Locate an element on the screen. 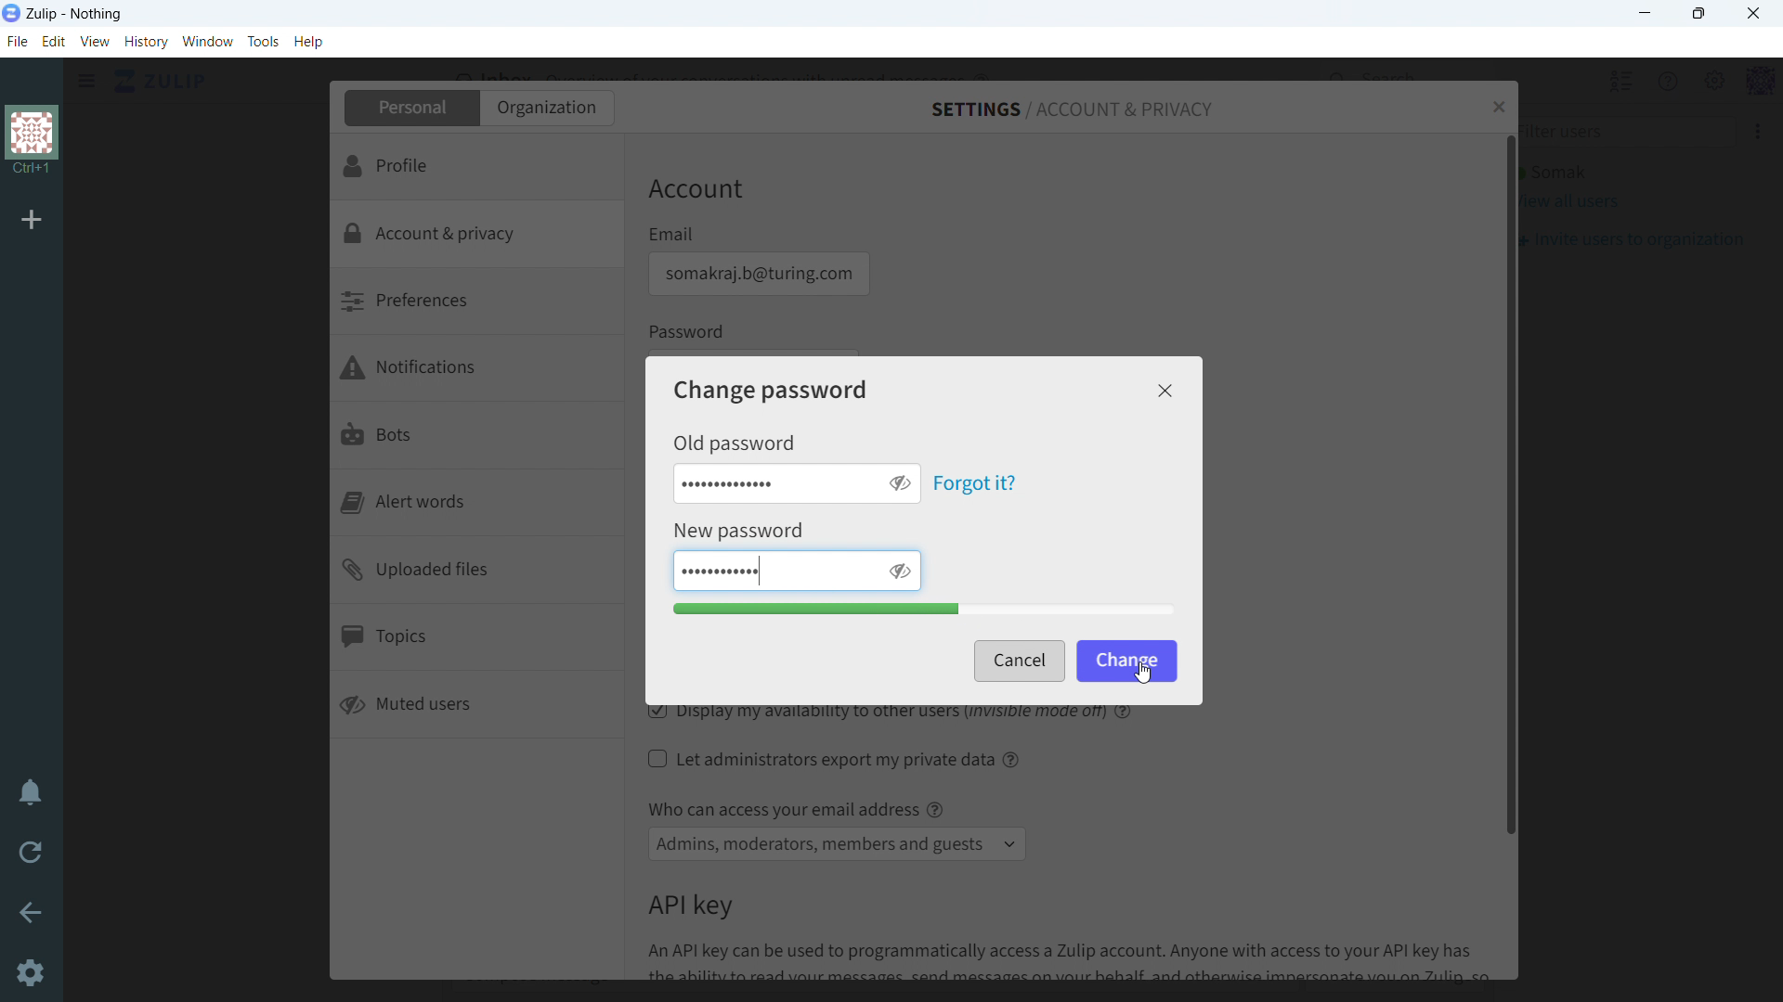 Image resolution: width=1783 pixels, height=1002 pixels. file is located at coordinates (18, 41).